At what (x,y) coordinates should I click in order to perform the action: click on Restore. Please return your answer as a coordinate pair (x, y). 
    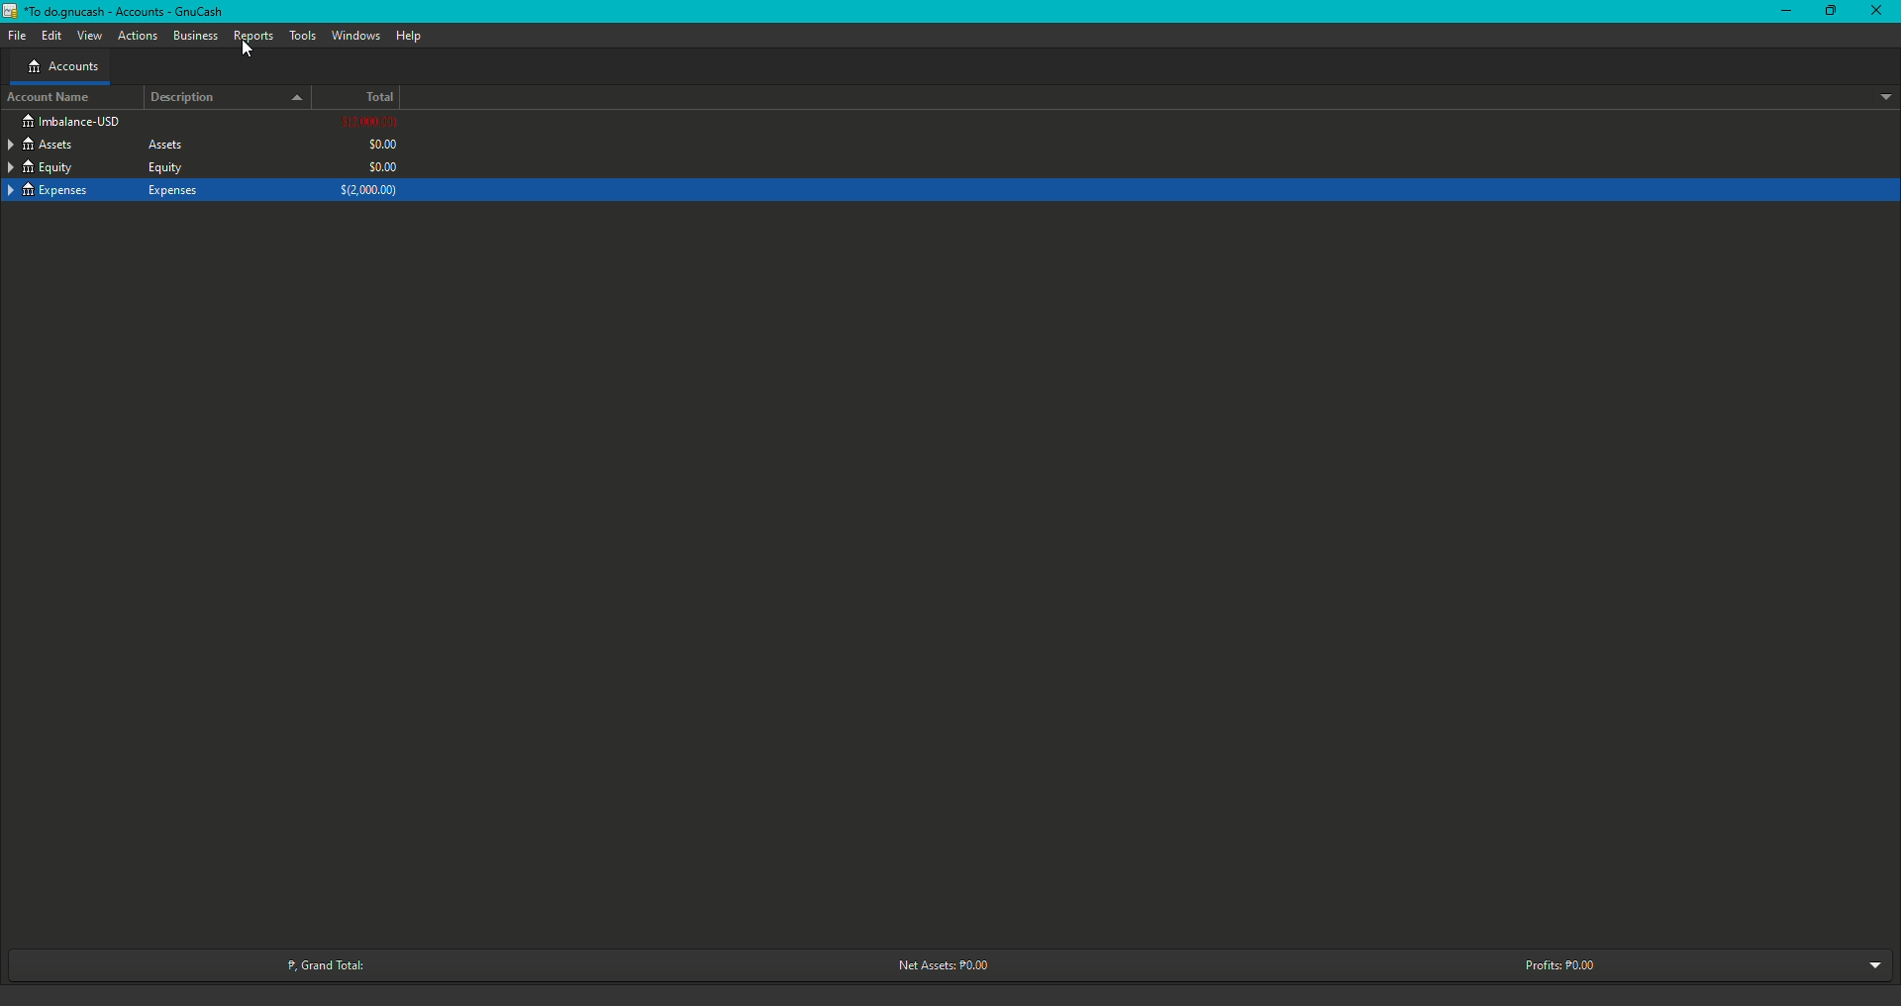
    Looking at the image, I should click on (1826, 13).